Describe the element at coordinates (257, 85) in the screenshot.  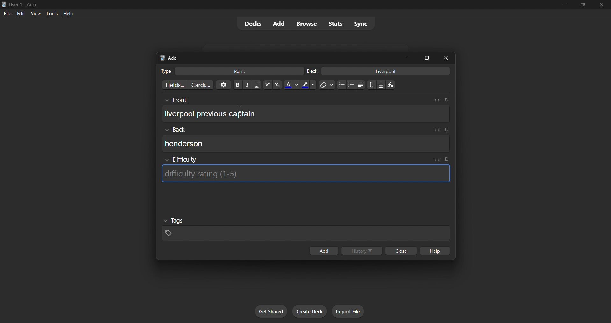
I see `underline` at that location.